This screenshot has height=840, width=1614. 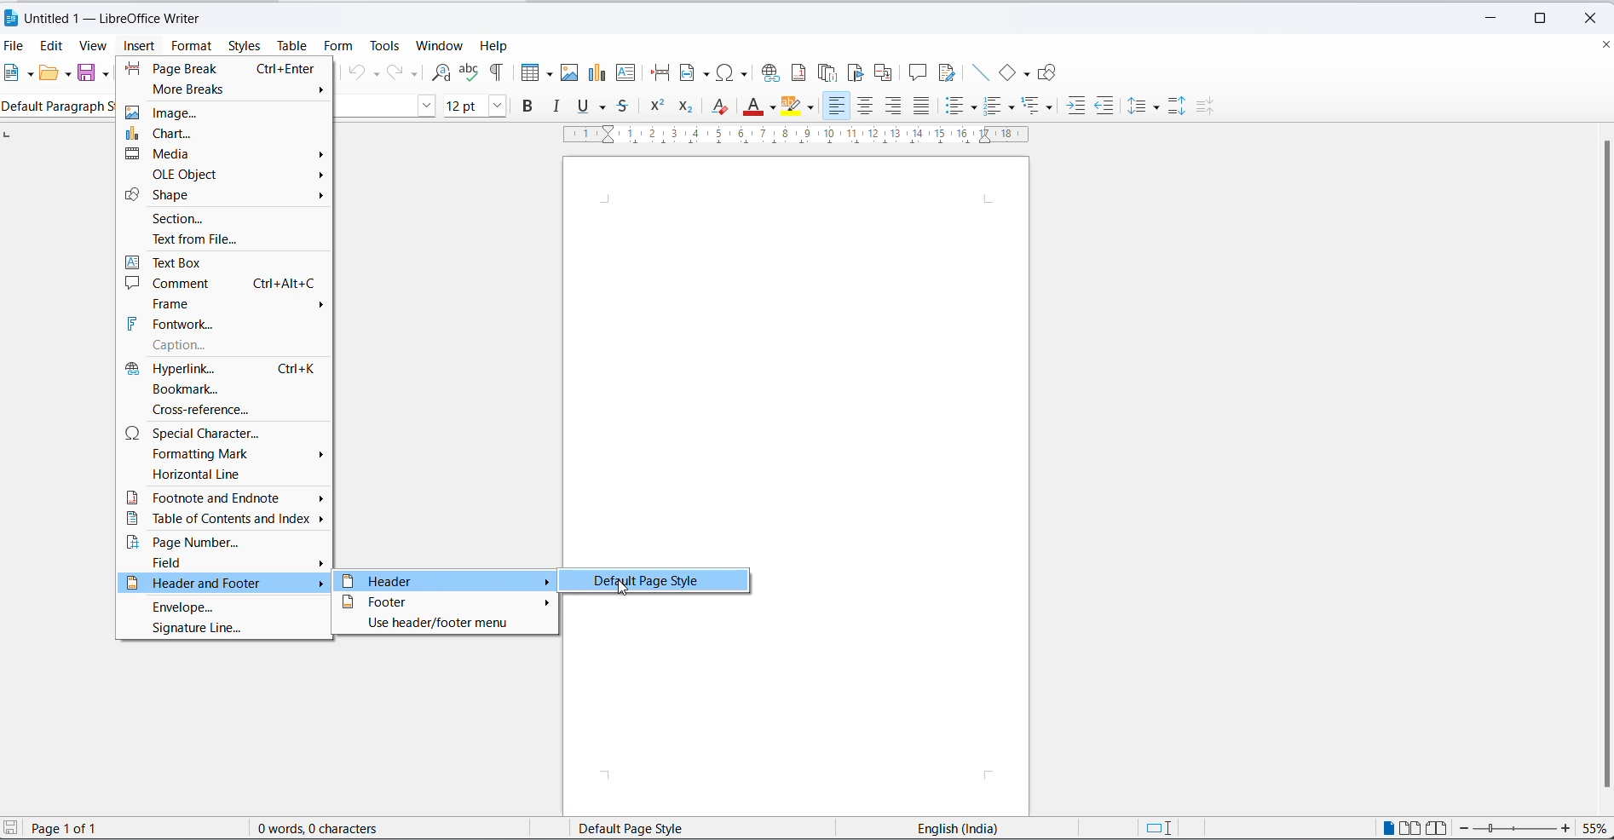 I want to click on maximize, so click(x=1547, y=14).